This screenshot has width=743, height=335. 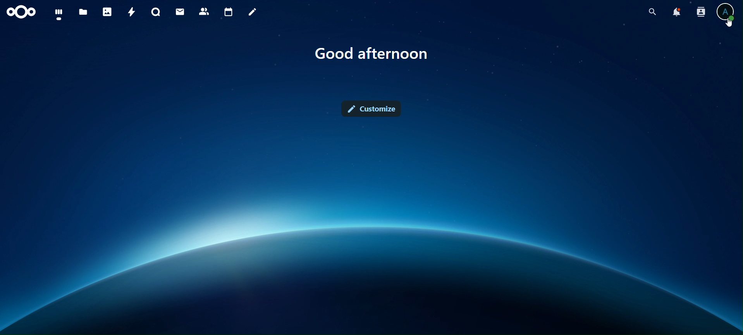 I want to click on talk, so click(x=156, y=12).